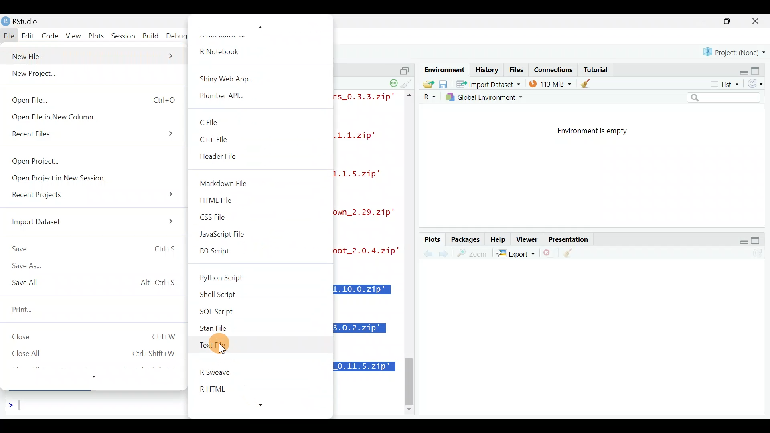 Image resolution: width=770 pixels, height=433 pixels. I want to click on remove the current plot, so click(548, 255).